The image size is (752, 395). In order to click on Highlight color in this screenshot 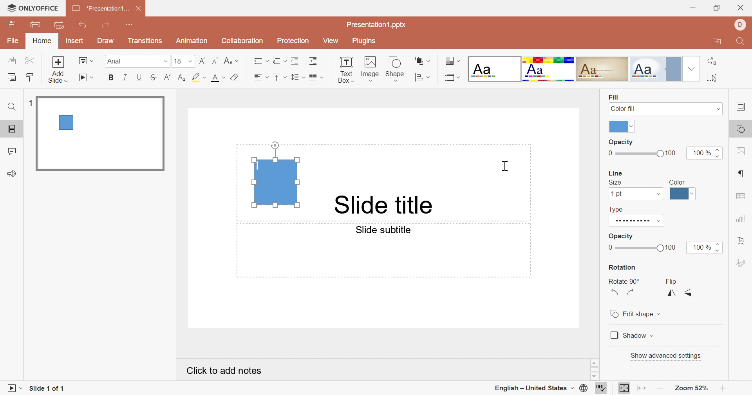, I will do `click(198, 78)`.